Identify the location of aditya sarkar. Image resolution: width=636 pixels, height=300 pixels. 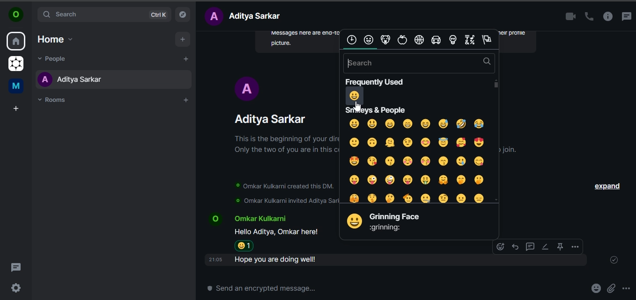
(74, 82).